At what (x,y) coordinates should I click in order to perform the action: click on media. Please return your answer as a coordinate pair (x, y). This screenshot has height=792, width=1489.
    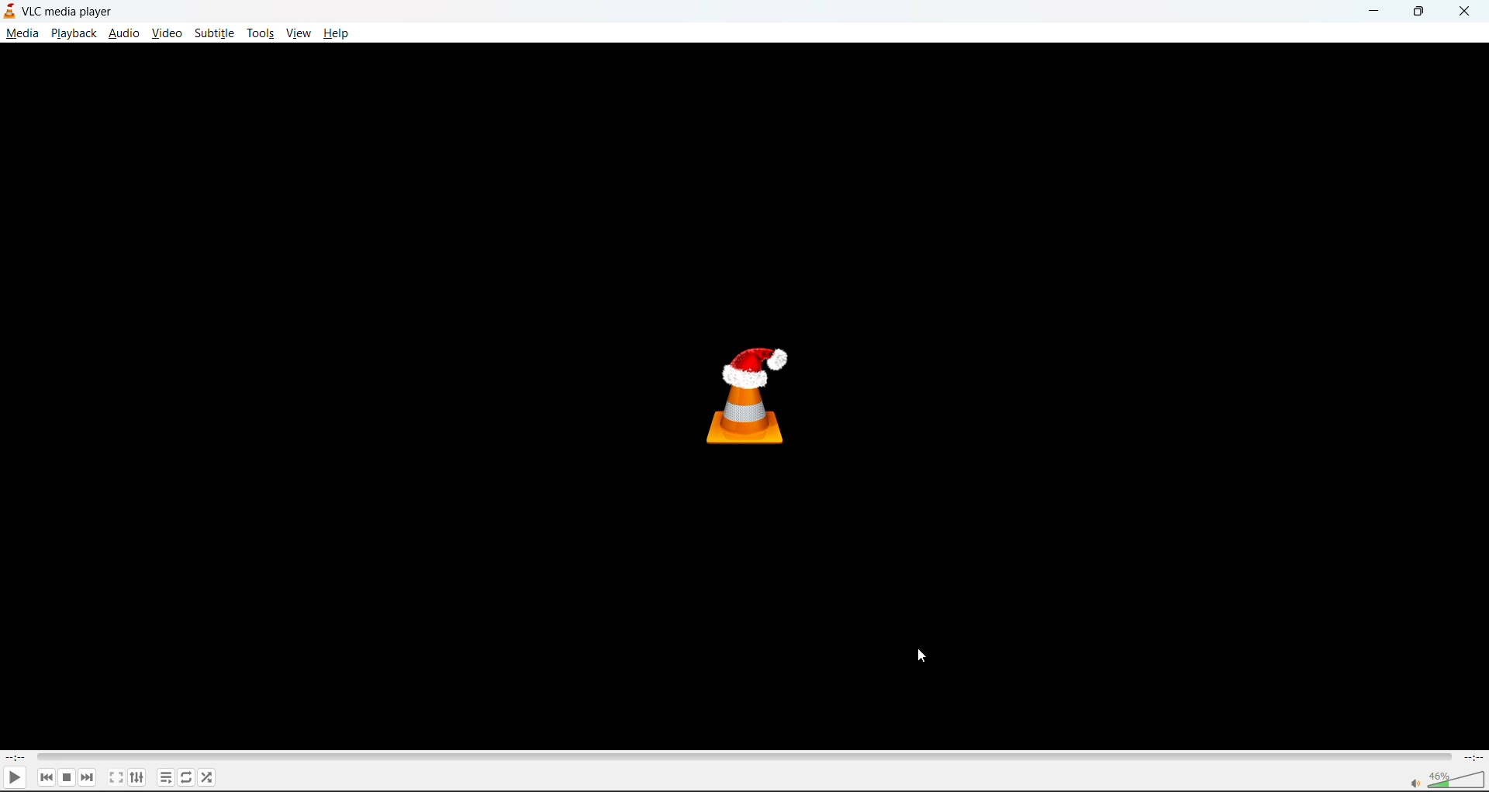
    Looking at the image, I should click on (20, 33).